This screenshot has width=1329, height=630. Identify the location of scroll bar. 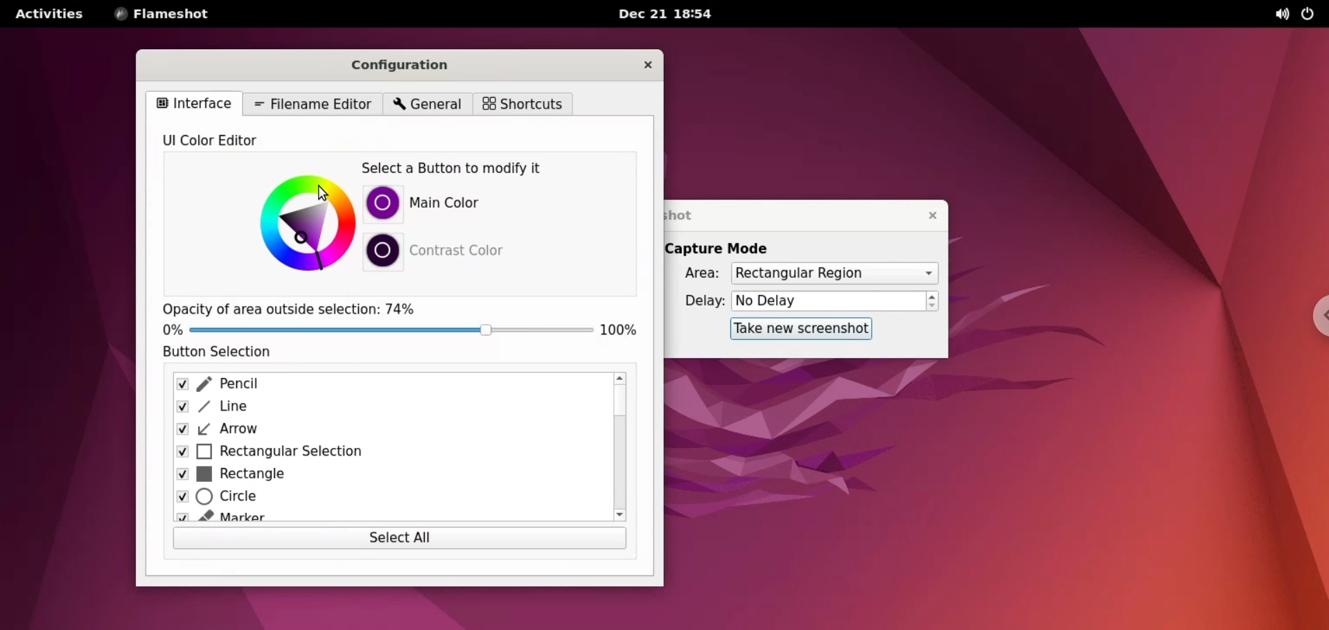
(617, 449).